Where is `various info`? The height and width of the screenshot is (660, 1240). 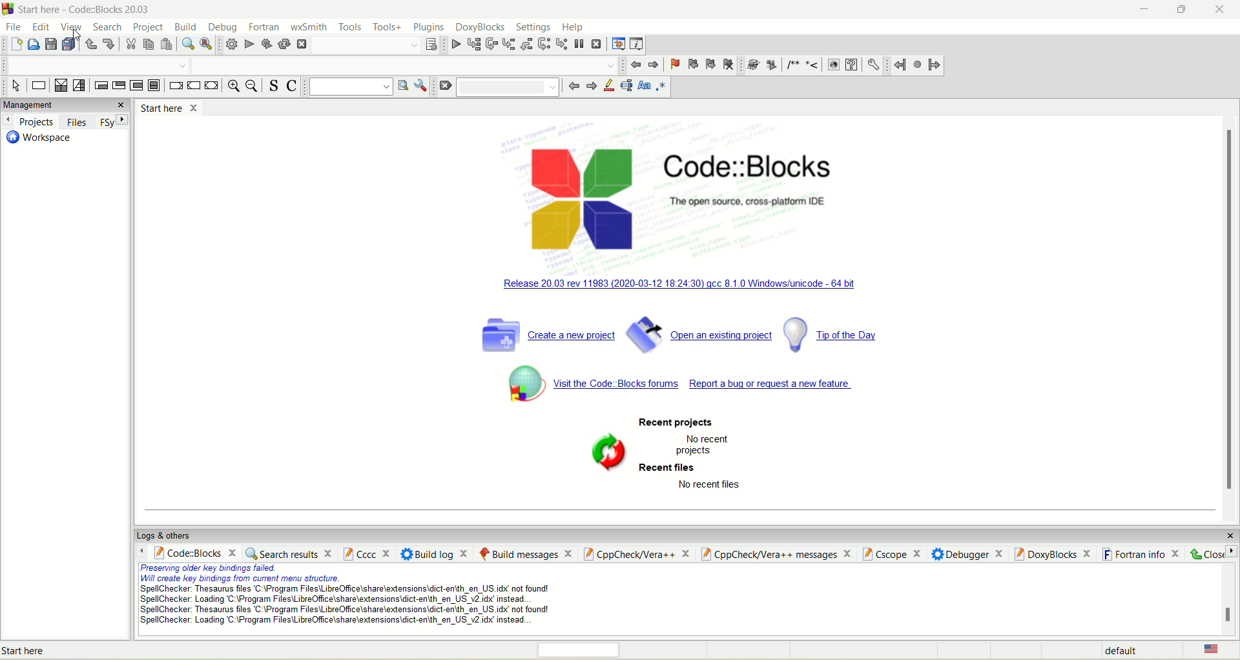 various info is located at coordinates (635, 45).